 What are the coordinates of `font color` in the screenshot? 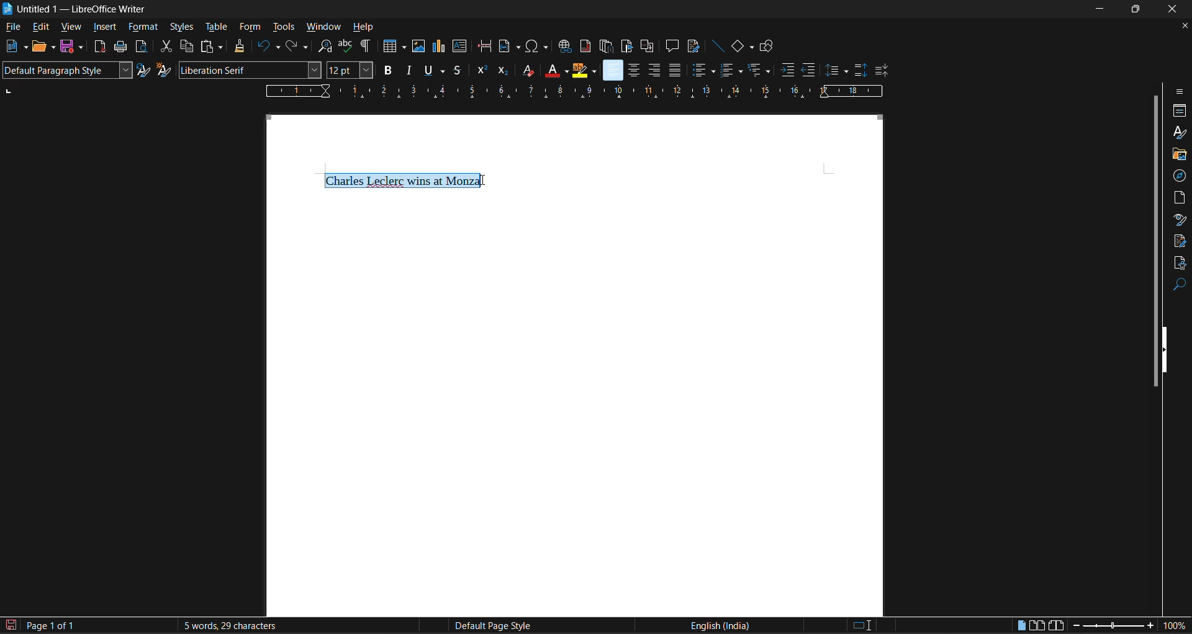 It's located at (555, 69).